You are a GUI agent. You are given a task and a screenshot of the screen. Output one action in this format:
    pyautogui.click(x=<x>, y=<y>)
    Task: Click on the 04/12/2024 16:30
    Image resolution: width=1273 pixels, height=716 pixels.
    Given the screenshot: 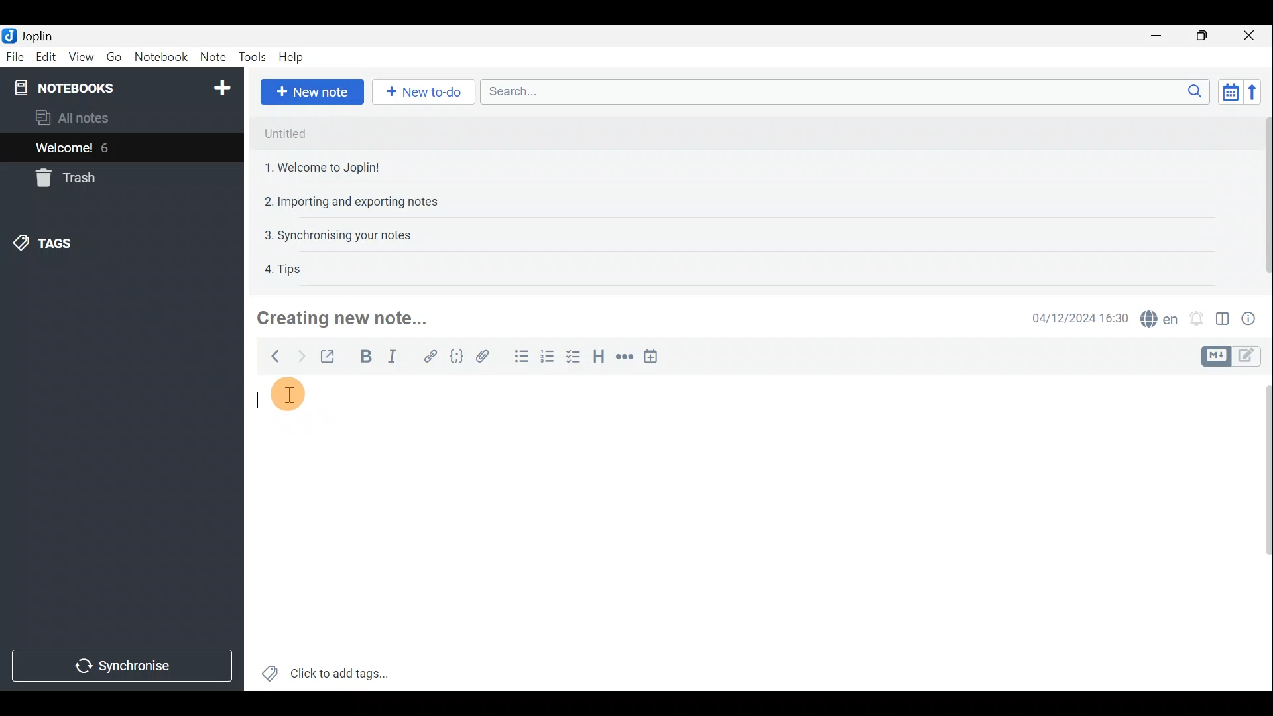 What is the action you would take?
    pyautogui.click(x=1073, y=317)
    